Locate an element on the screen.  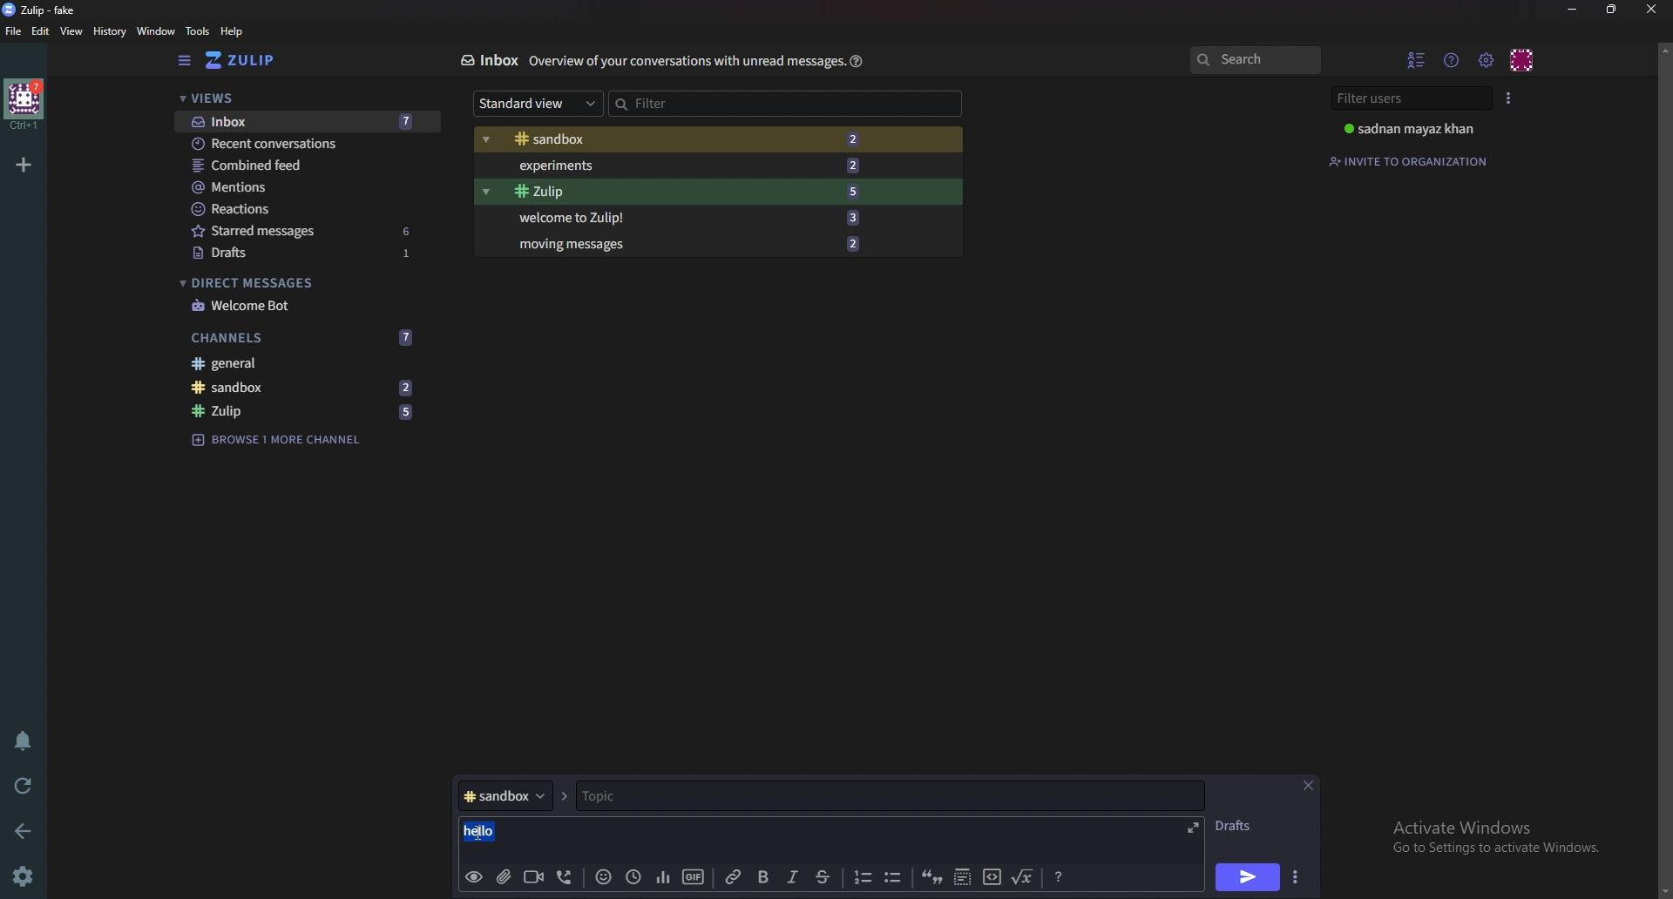
Mentions is located at coordinates (301, 187).